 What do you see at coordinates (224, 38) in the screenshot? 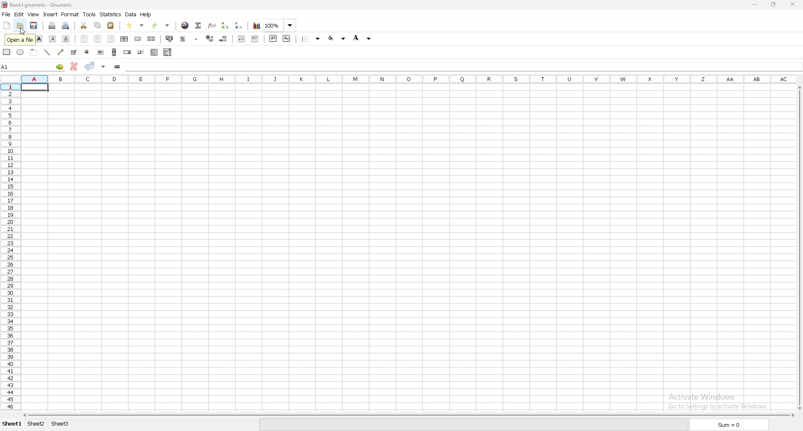
I see `decrease decimals` at bounding box center [224, 38].